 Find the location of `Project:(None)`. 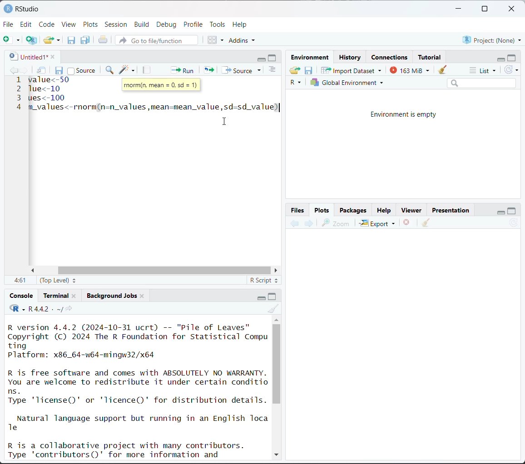

Project:(None) is located at coordinates (491, 39).